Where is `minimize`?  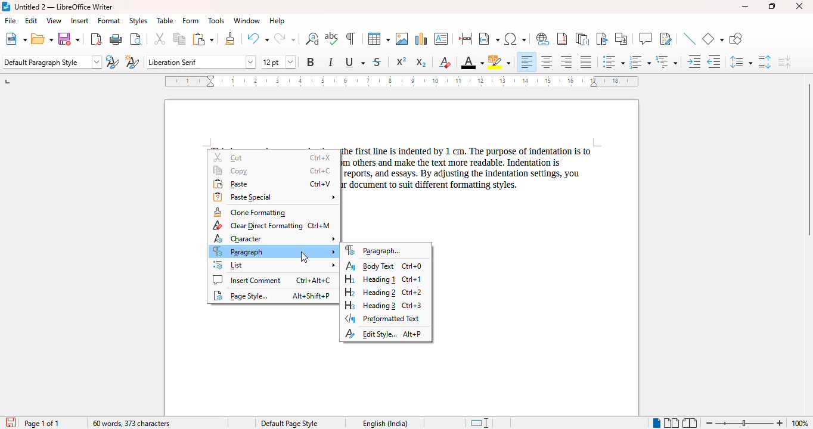 minimize is located at coordinates (746, 7).